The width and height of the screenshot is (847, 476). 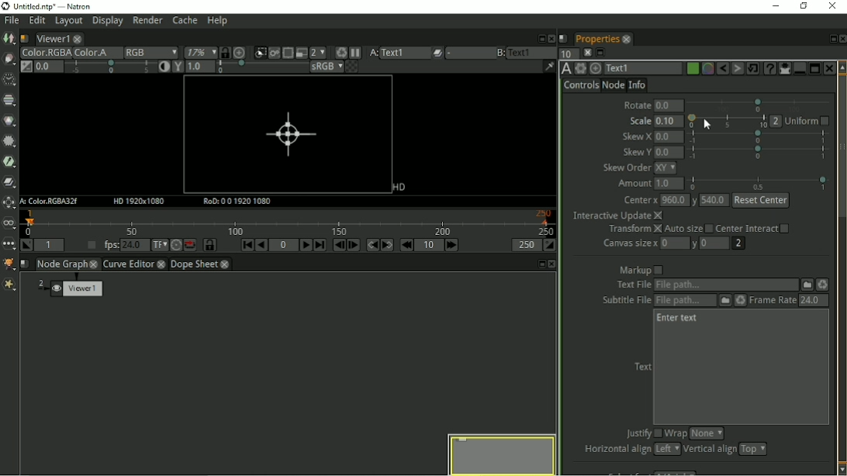 What do you see at coordinates (538, 38) in the screenshot?
I see `Float pane` at bounding box center [538, 38].